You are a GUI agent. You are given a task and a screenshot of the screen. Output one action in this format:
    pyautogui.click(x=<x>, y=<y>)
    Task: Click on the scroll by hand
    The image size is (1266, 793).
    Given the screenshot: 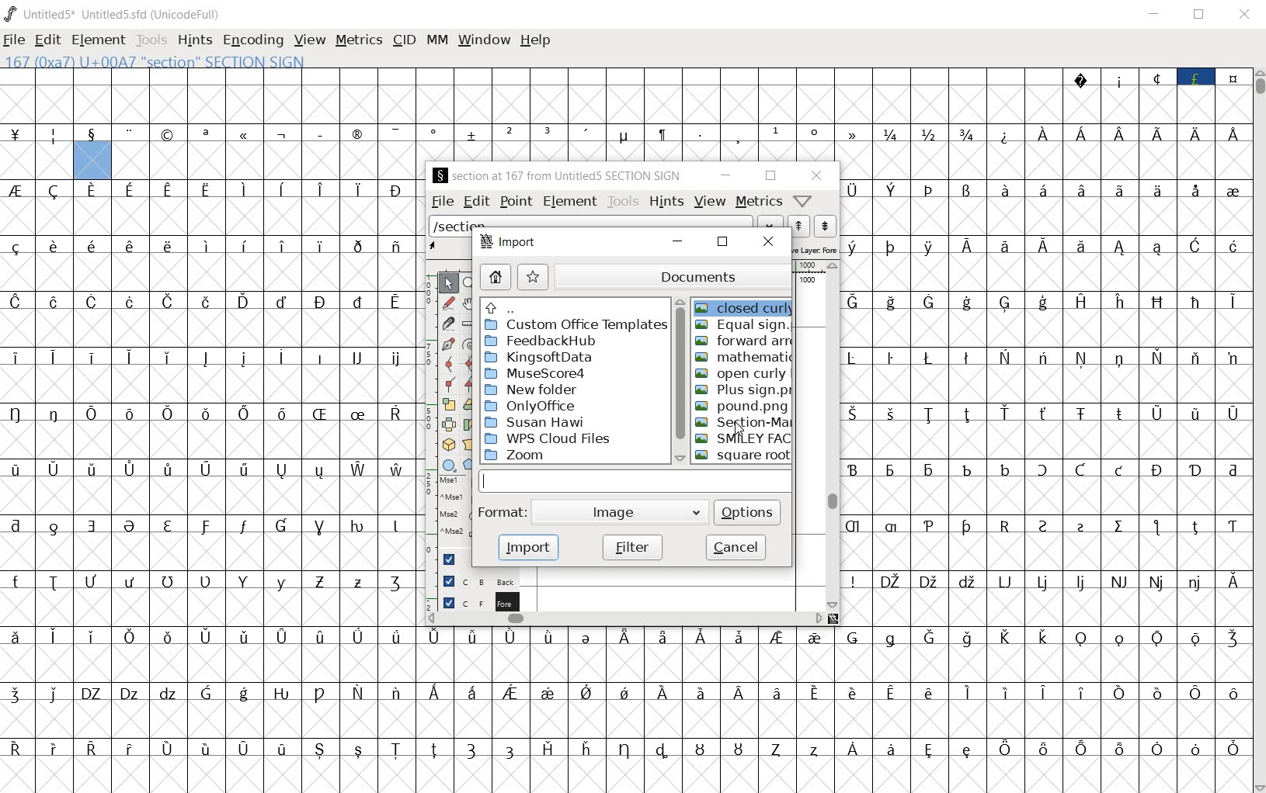 What is the action you would take?
    pyautogui.click(x=470, y=302)
    